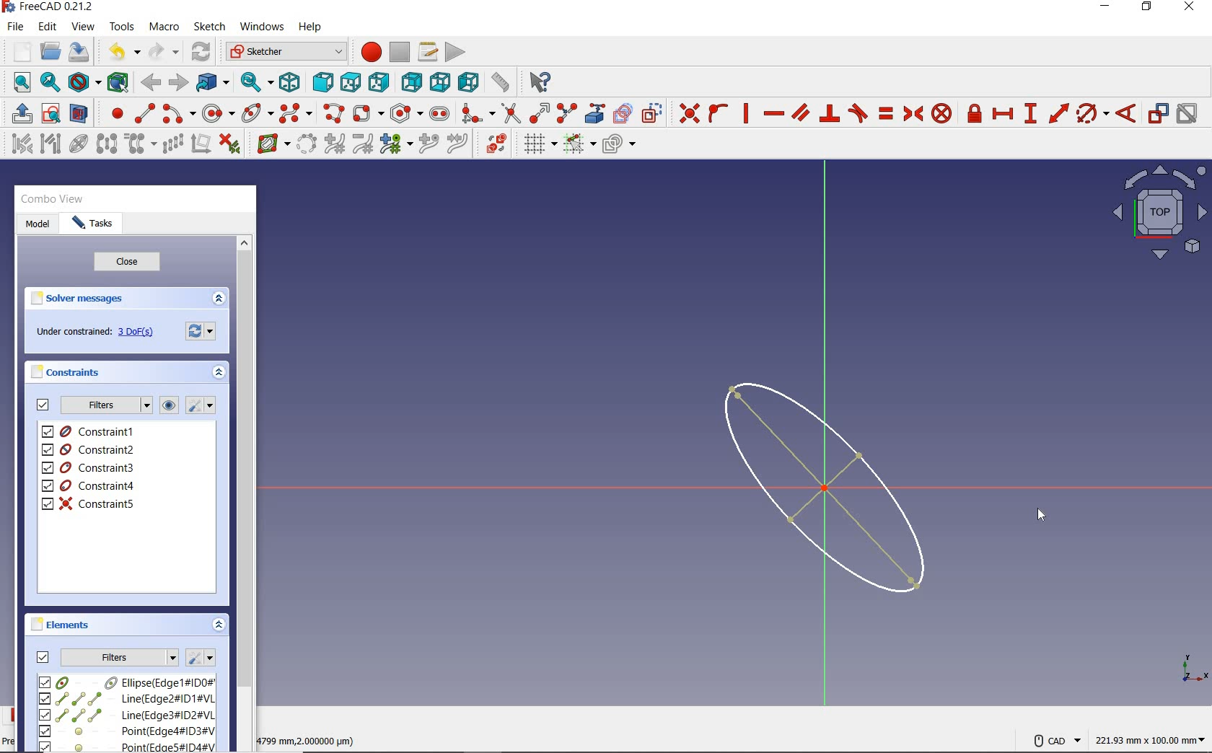 The width and height of the screenshot is (1212, 753). Describe the element at coordinates (84, 26) in the screenshot. I see `view` at that location.